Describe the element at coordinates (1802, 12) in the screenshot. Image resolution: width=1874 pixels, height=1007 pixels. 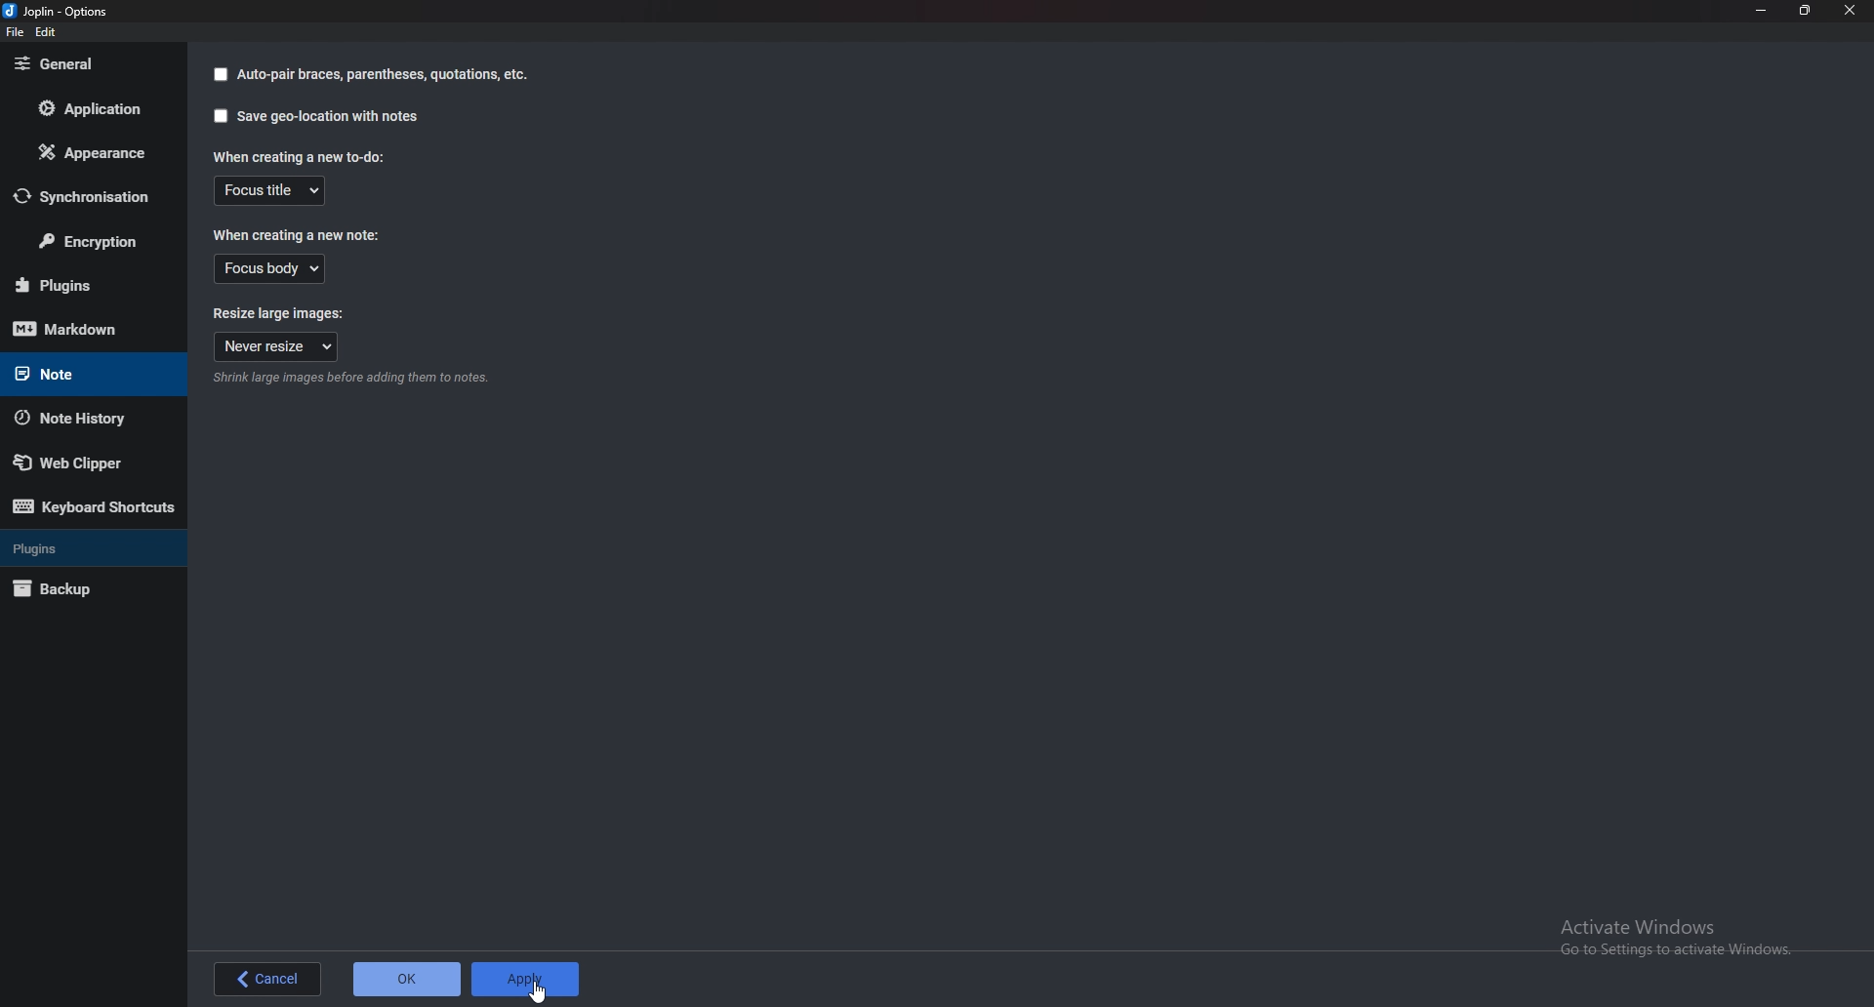
I see `Resize` at that location.